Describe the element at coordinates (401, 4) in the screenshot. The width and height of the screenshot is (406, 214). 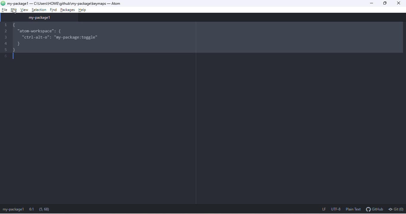
I see `close` at that location.